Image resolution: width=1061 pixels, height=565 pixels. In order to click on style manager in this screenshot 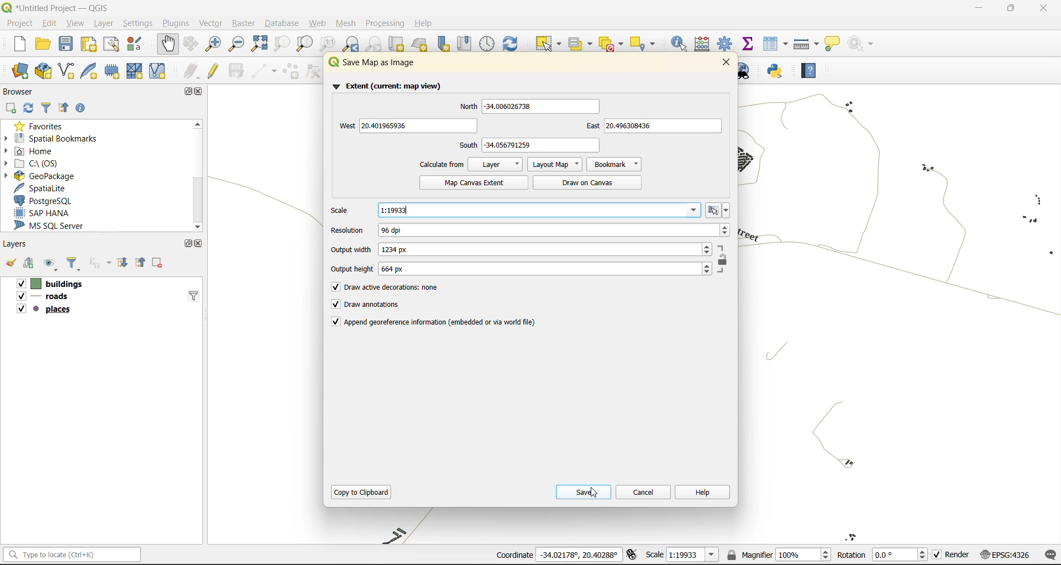, I will do `click(136, 44)`.